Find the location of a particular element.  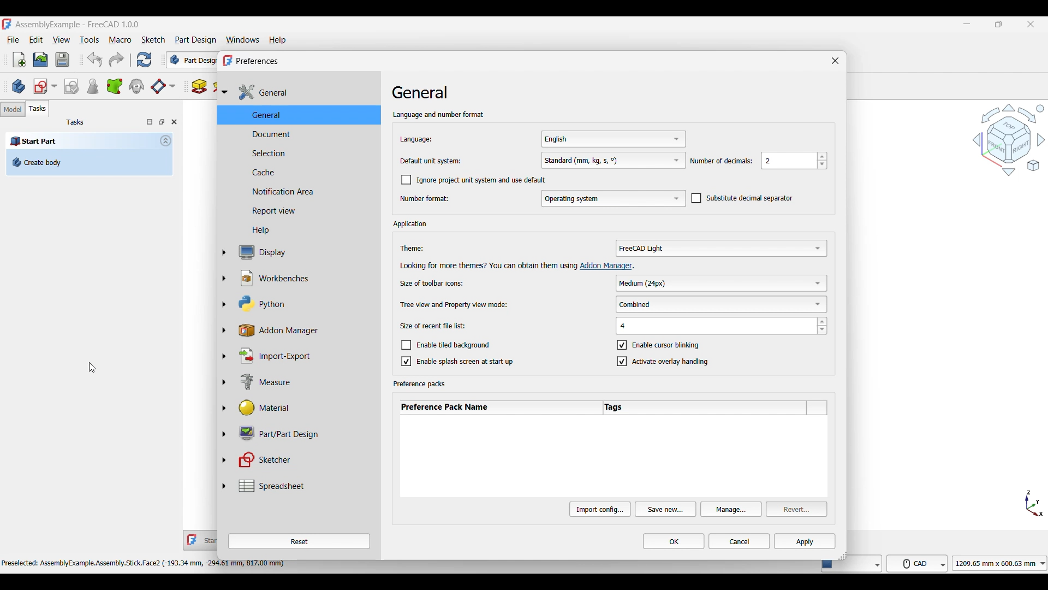

View menu is located at coordinates (62, 40).